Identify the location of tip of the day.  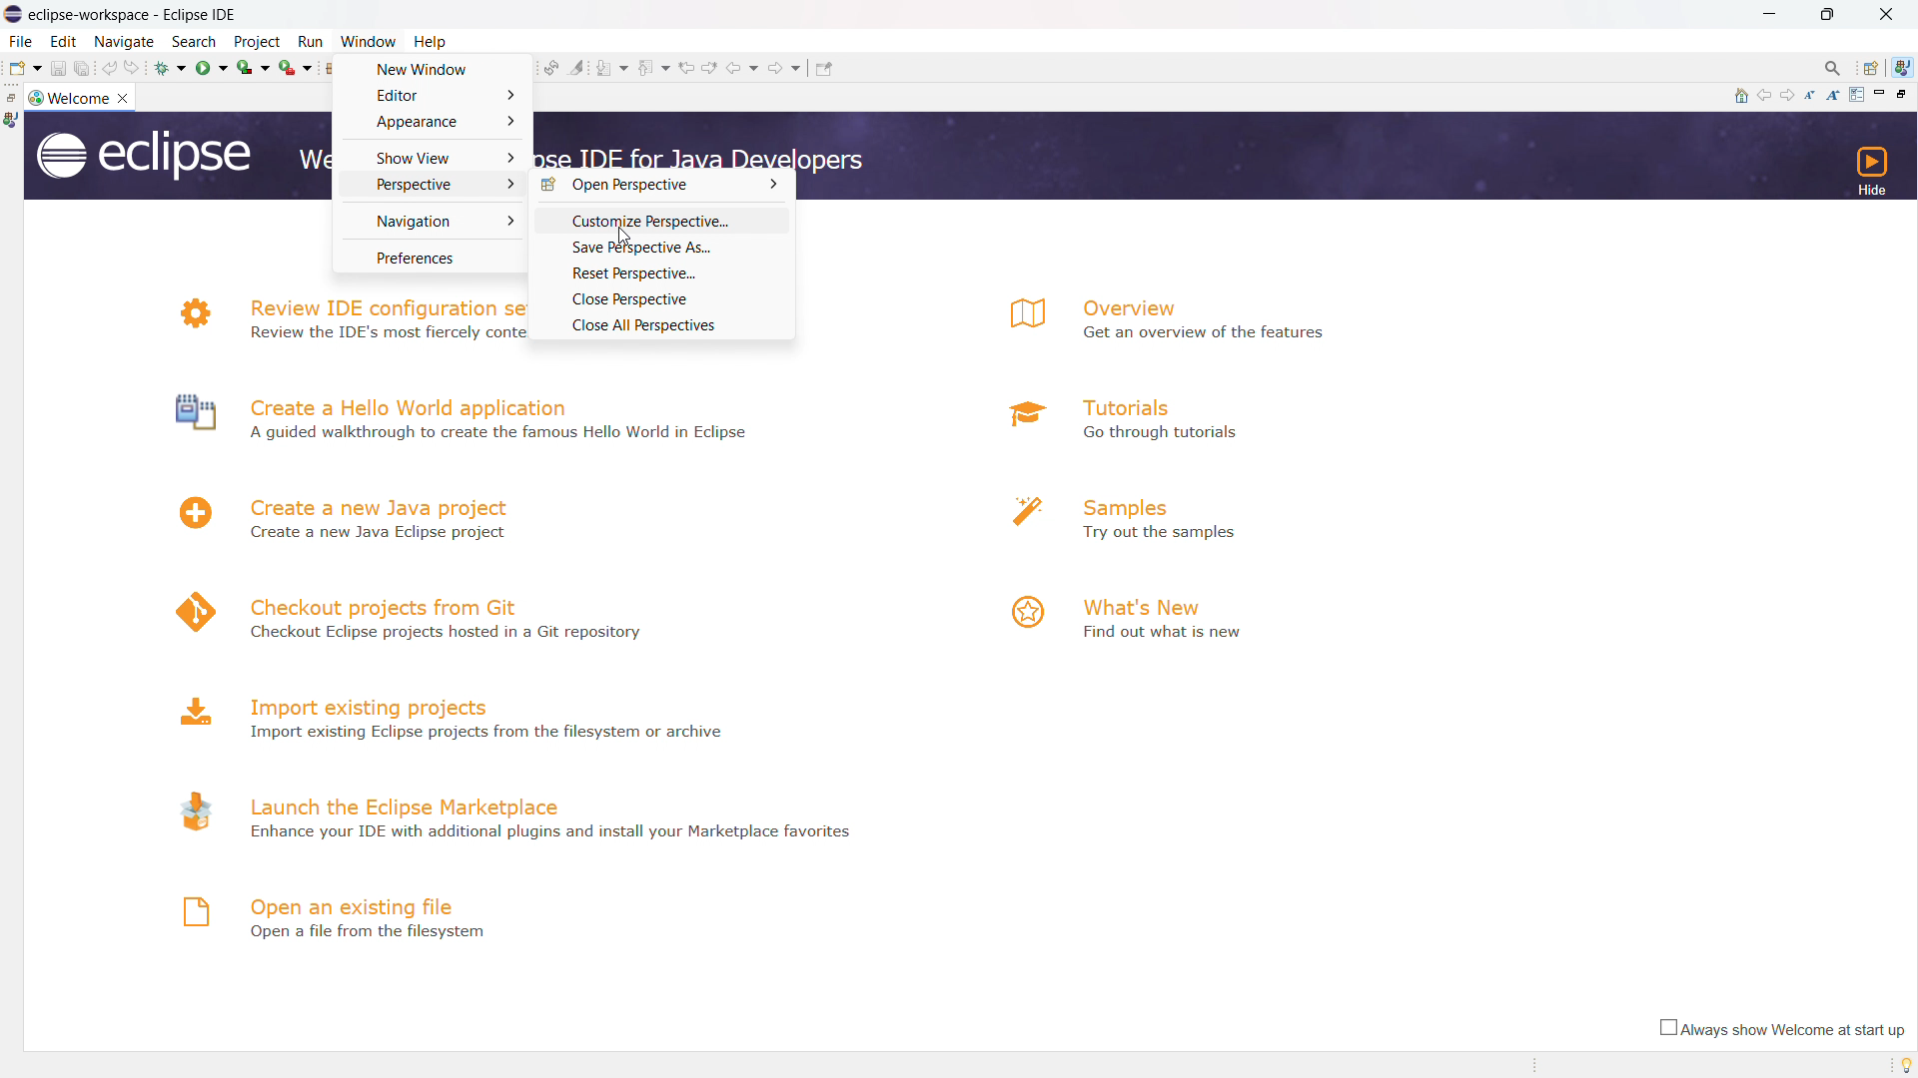
(1900, 1064).